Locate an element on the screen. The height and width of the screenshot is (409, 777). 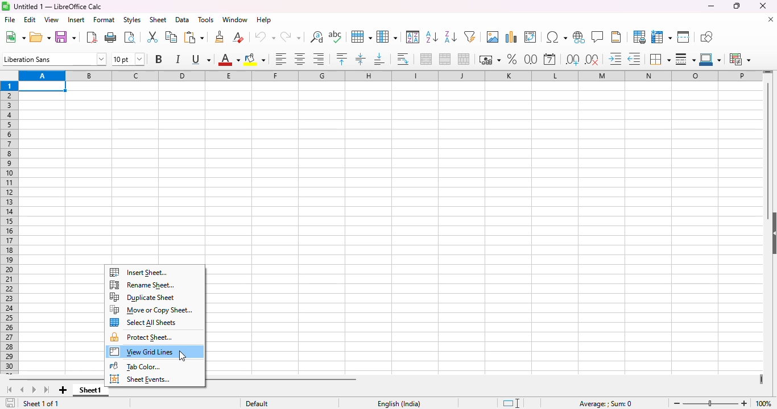
view grid lines is located at coordinates (142, 352).